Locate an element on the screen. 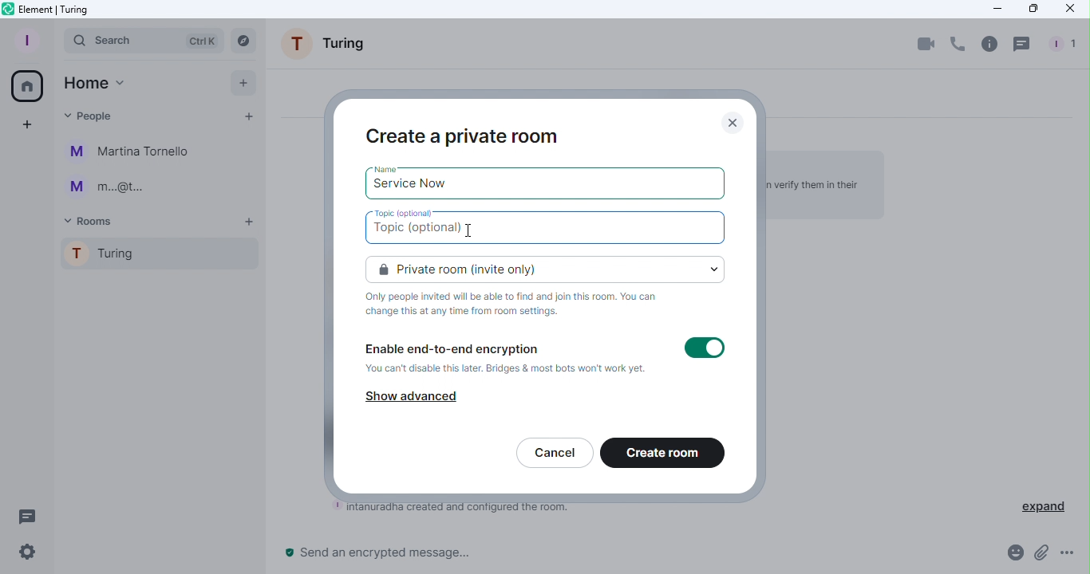 The height and width of the screenshot is (574, 1090). Emoji is located at coordinates (1012, 556).